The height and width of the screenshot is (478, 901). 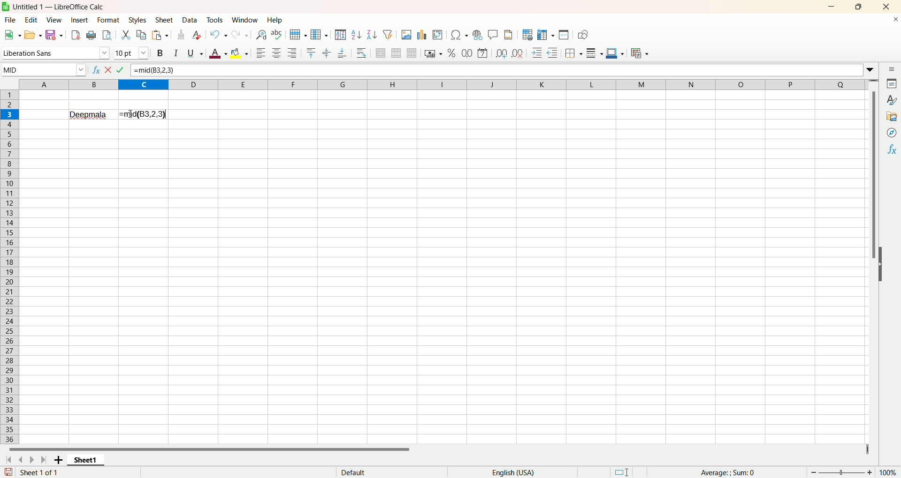 What do you see at coordinates (142, 35) in the screenshot?
I see `Copy` at bounding box center [142, 35].